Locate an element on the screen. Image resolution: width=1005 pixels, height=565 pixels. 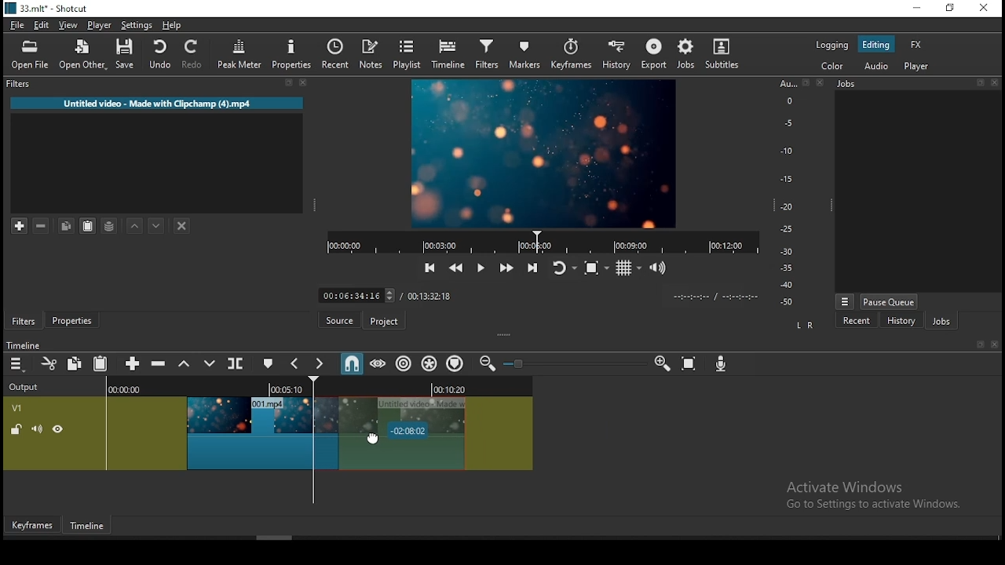
toggle zoom is located at coordinates (596, 268).